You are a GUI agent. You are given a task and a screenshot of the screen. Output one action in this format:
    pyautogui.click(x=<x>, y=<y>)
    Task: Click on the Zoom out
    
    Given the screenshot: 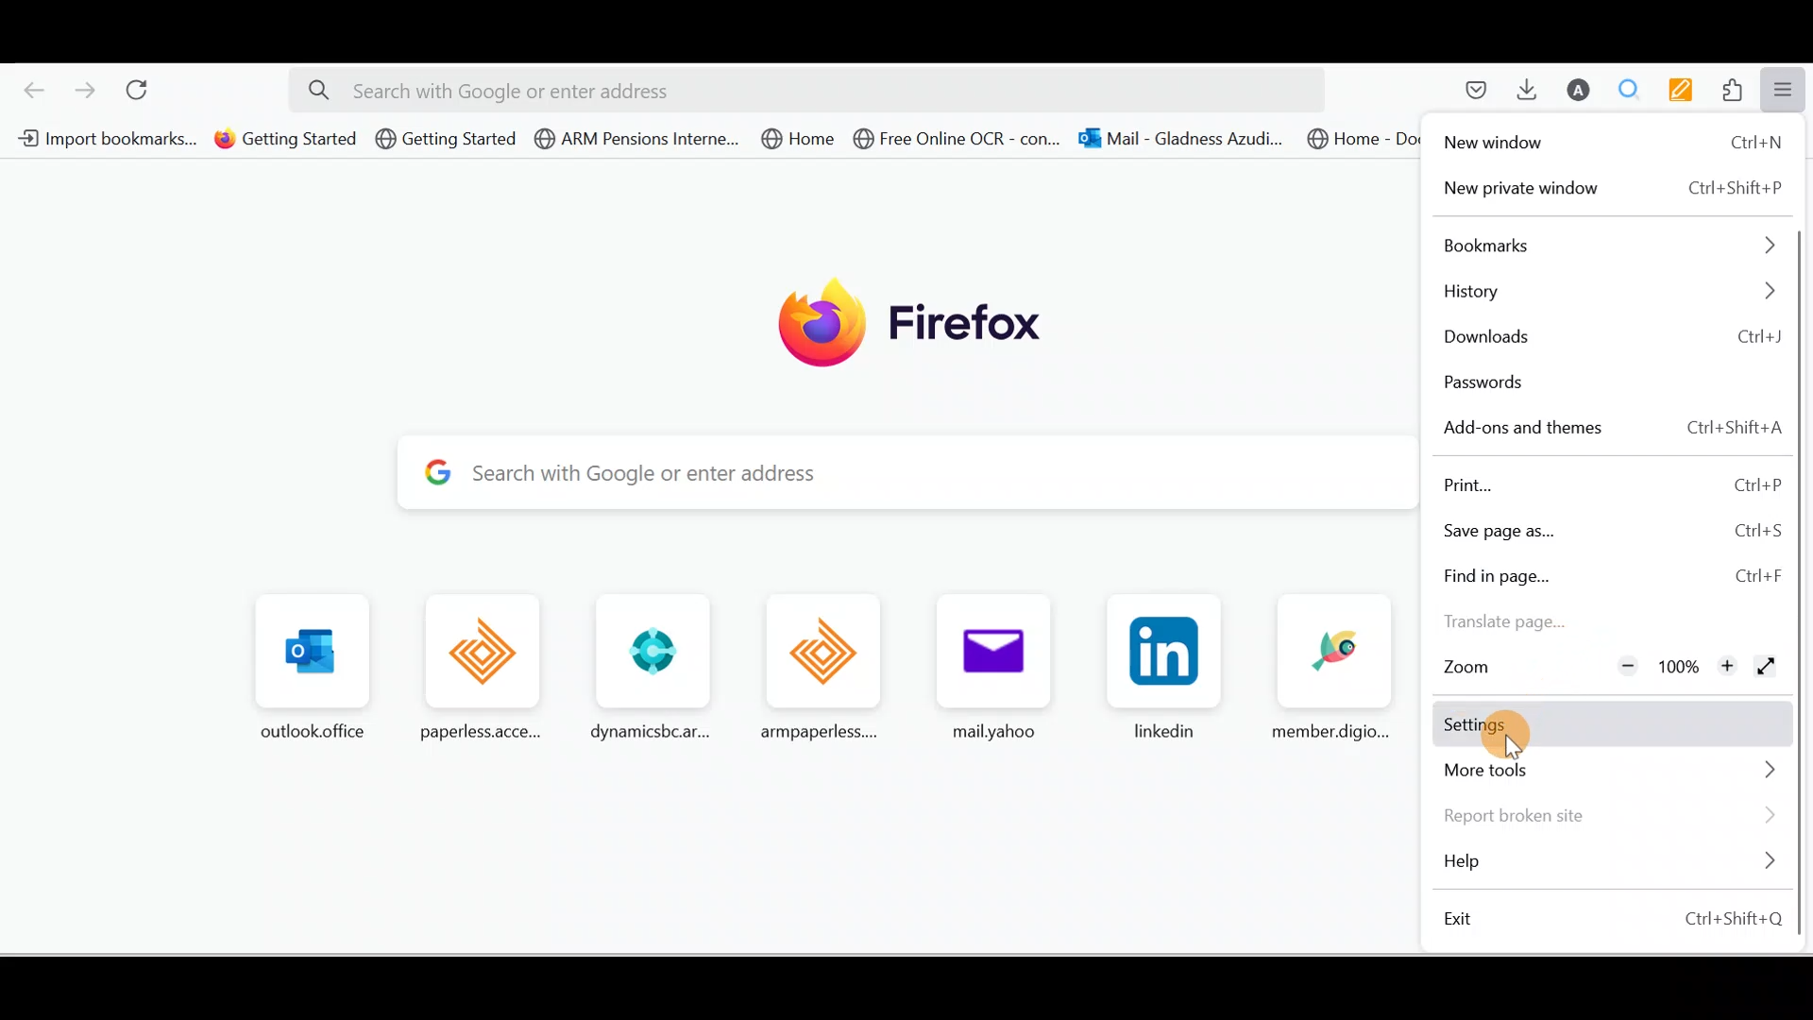 What is the action you would take?
    pyautogui.click(x=1618, y=664)
    